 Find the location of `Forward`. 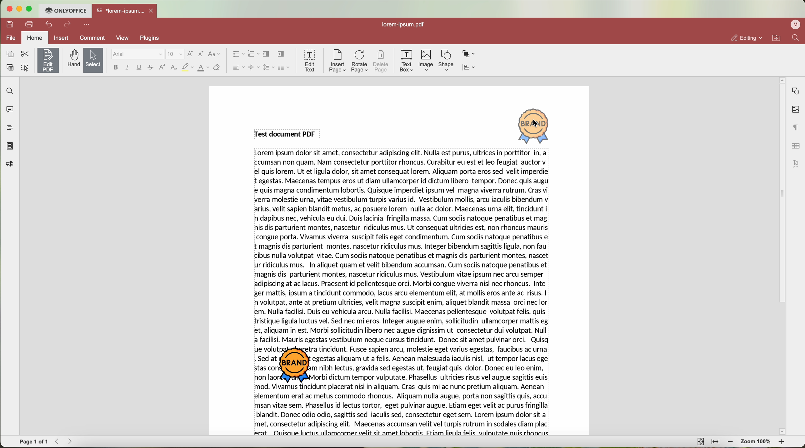

Forward is located at coordinates (72, 441).